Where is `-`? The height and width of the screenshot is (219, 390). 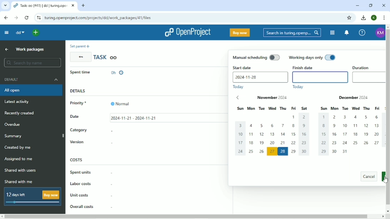 - is located at coordinates (113, 174).